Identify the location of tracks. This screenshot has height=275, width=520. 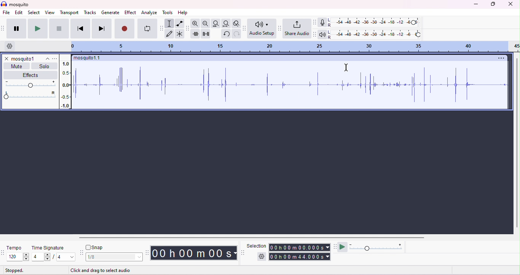
(90, 12).